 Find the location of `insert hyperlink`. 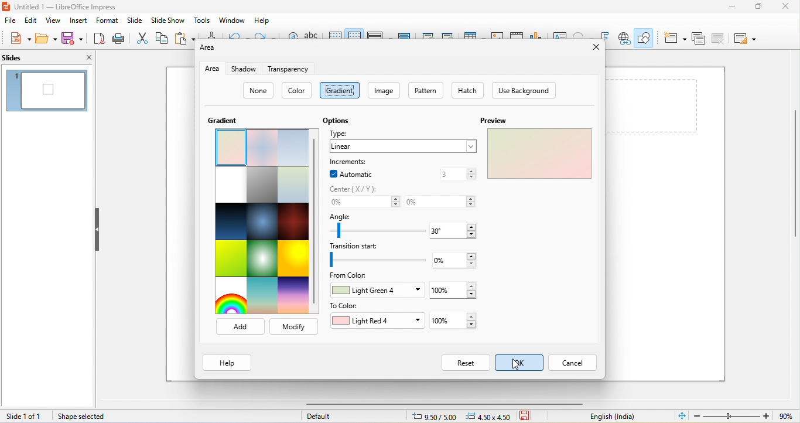

insert hyperlink is located at coordinates (623, 39).